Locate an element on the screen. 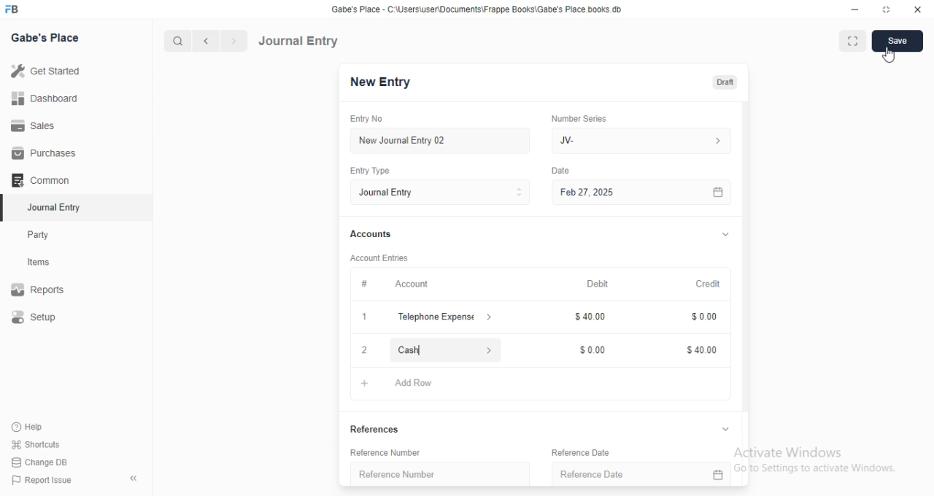 The width and height of the screenshot is (934, 496). Draft is located at coordinates (722, 82).